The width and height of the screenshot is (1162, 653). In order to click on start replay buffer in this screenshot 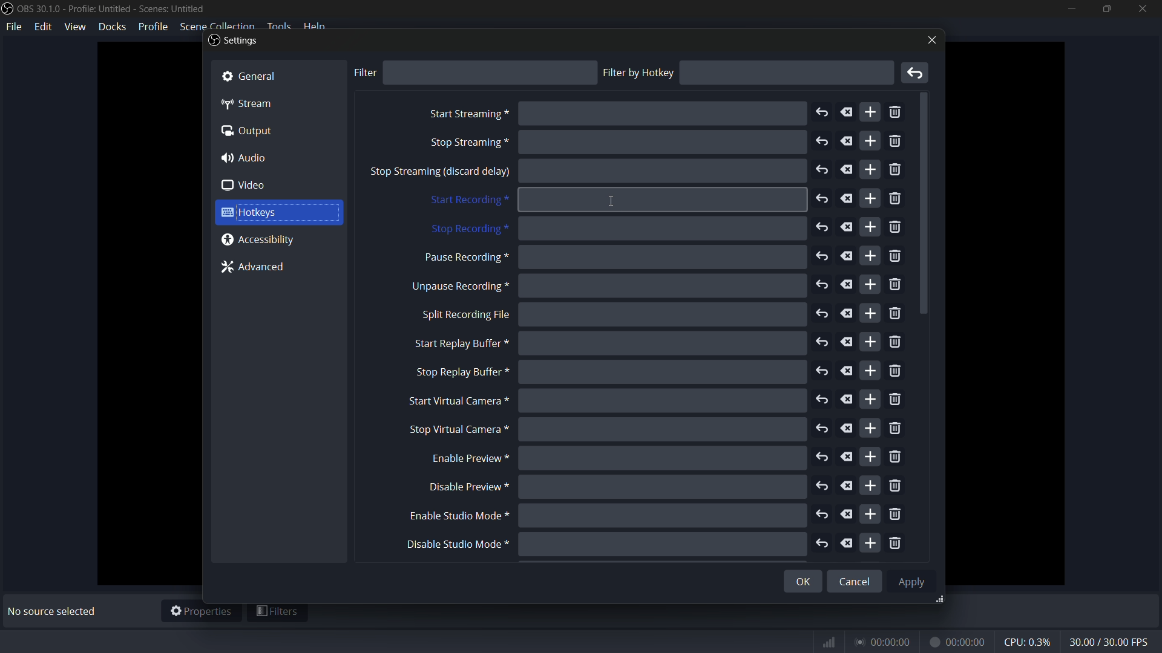, I will do `click(456, 343)`.